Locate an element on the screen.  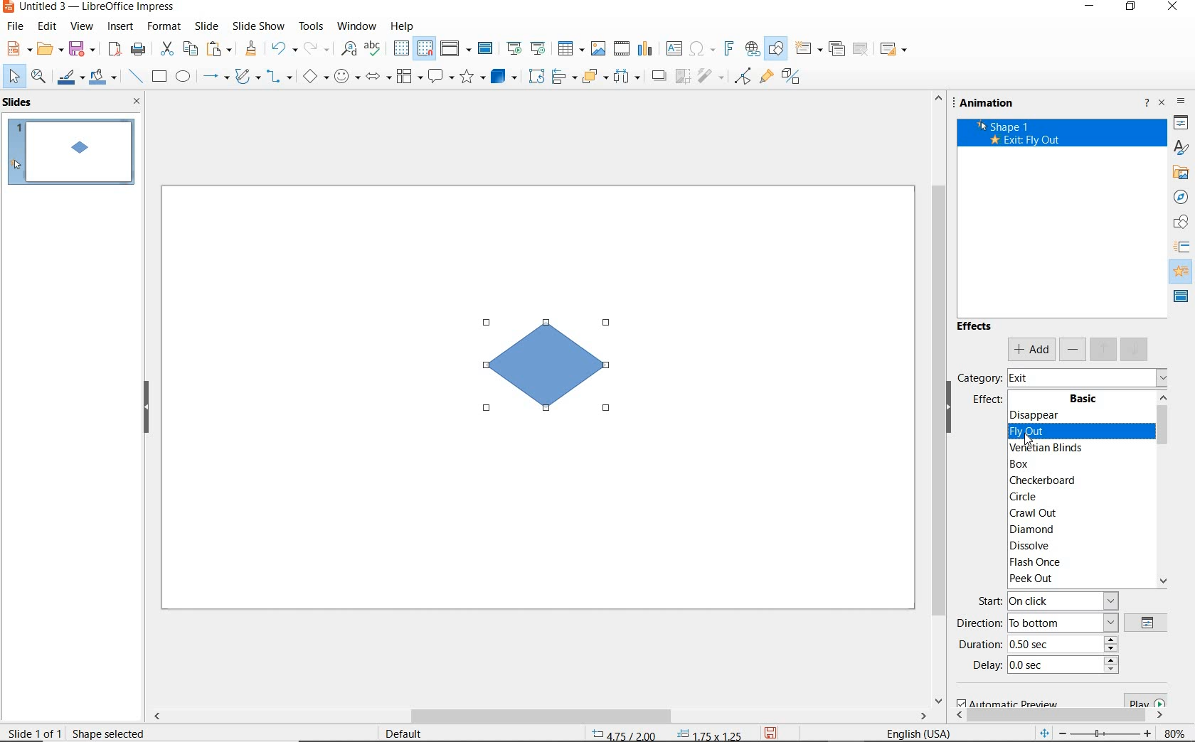
properties is located at coordinates (1181, 124).